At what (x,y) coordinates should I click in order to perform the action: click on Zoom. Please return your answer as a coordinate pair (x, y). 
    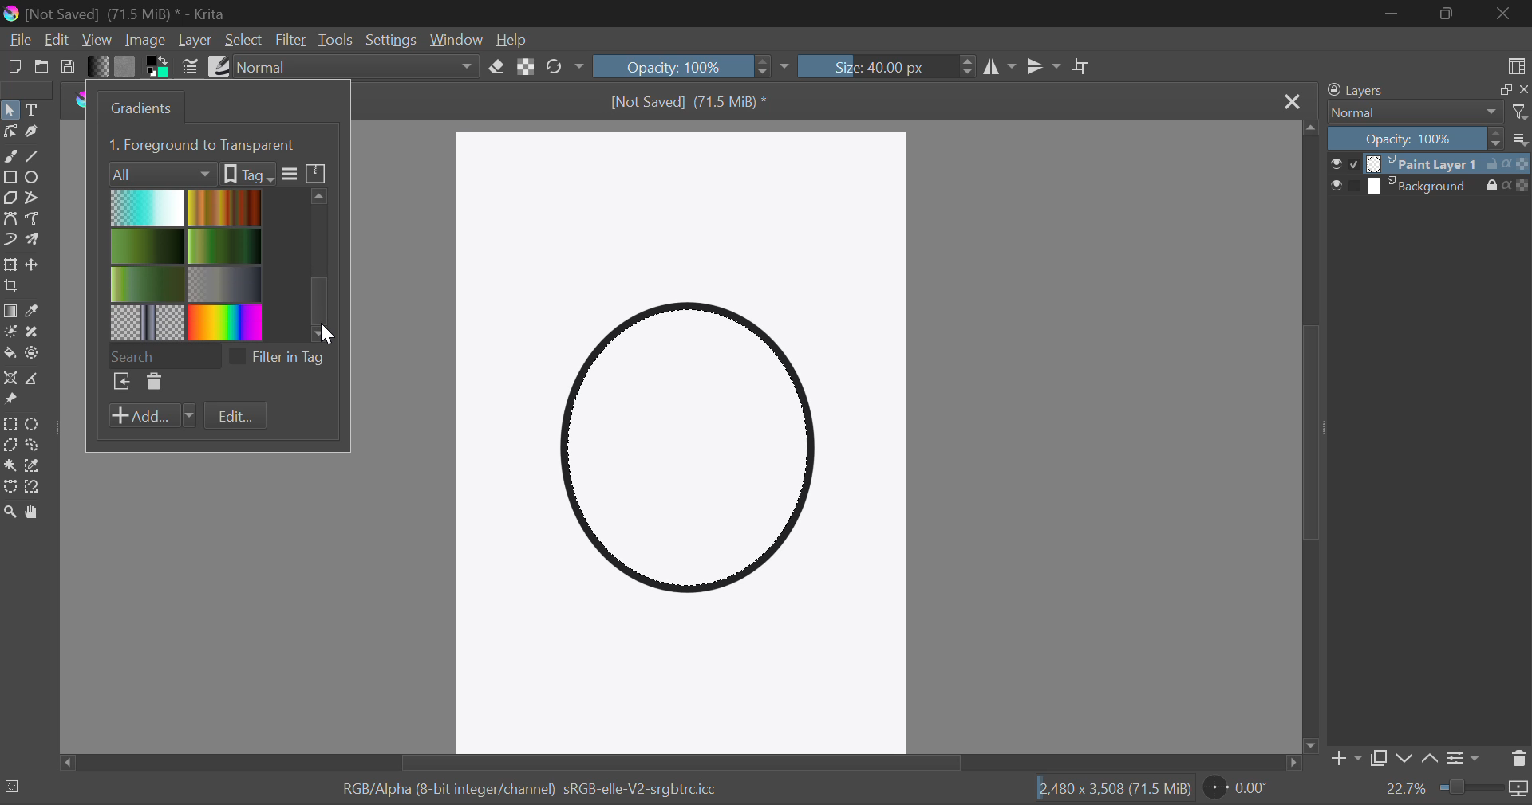
    Looking at the image, I should click on (11, 513).